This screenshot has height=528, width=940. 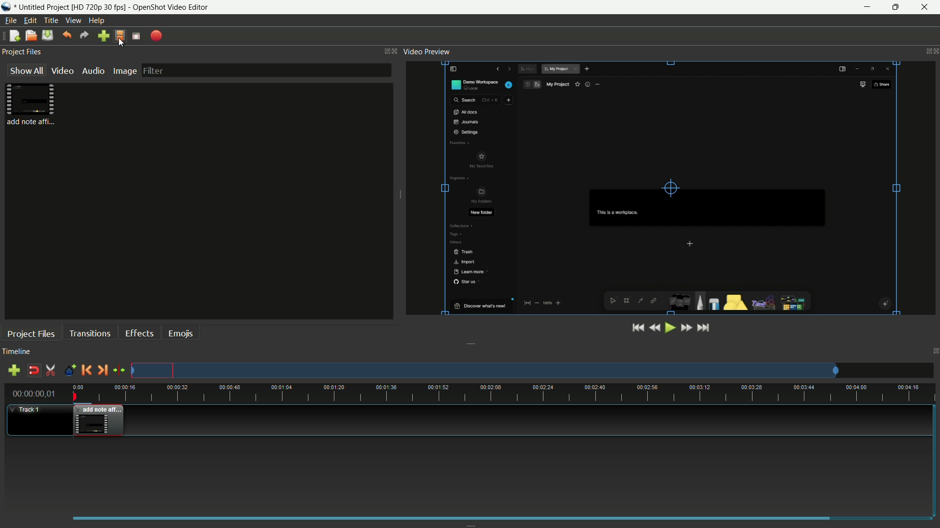 What do you see at coordinates (73, 21) in the screenshot?
I see `view menu` at bounding box center [73, 21].